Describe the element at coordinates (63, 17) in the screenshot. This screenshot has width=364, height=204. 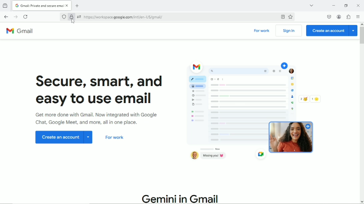
I see `No trackers known to firefox were detected on this page` at that location.